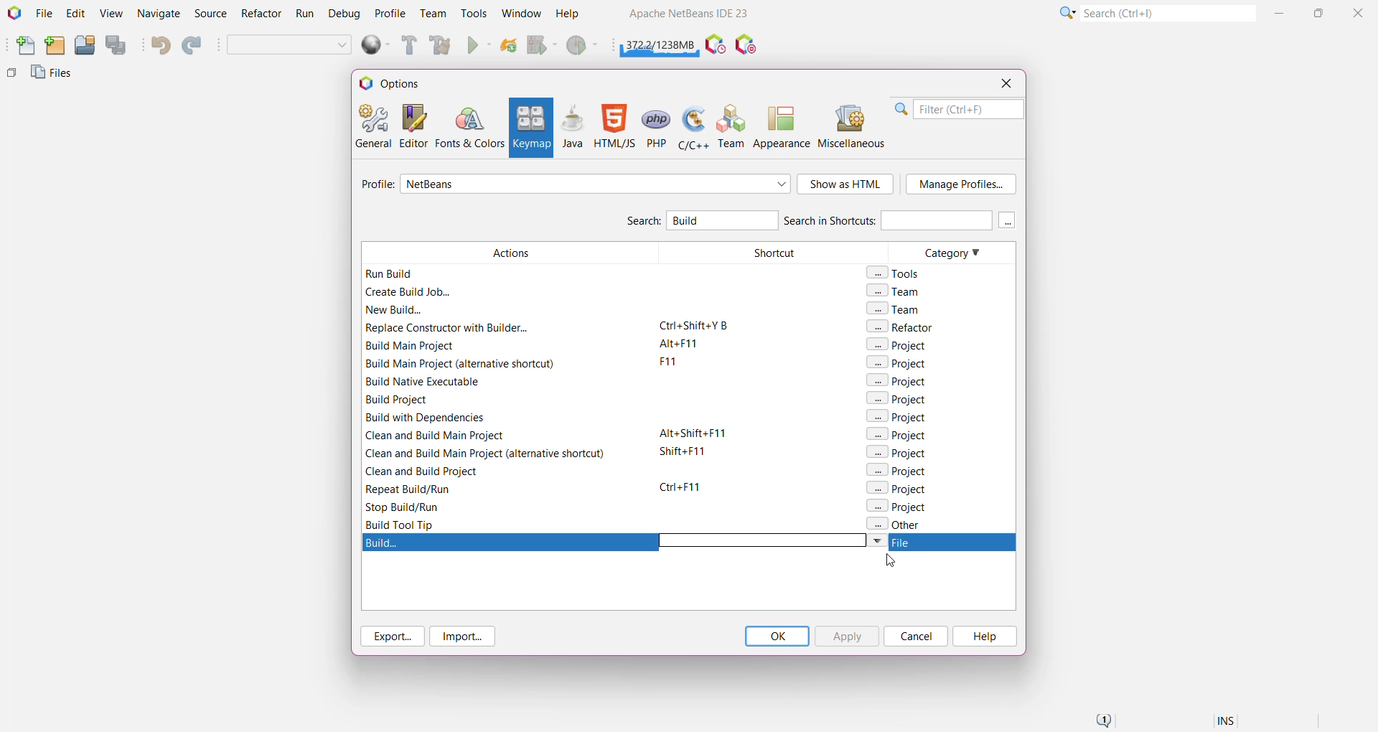  I want to click on File, so click(44, 14).